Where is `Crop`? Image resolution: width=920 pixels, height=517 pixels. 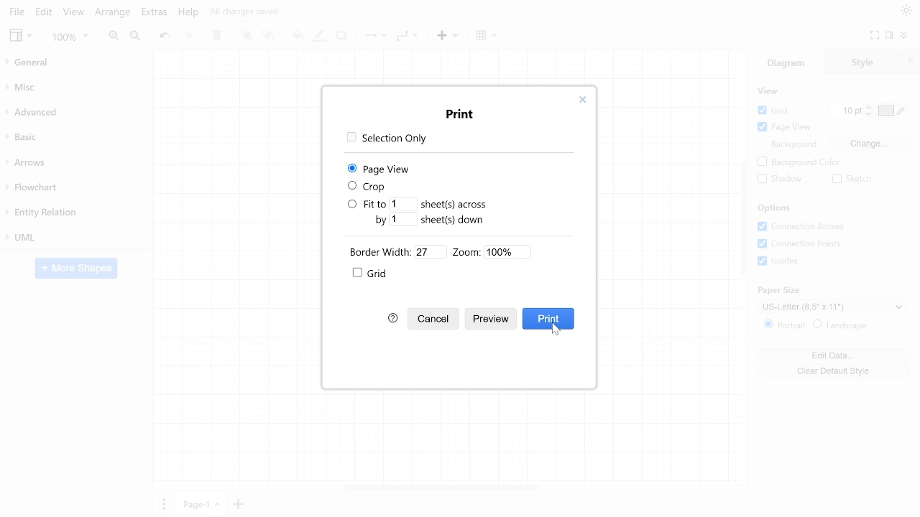 Crop is located at coordinates (368, 186).